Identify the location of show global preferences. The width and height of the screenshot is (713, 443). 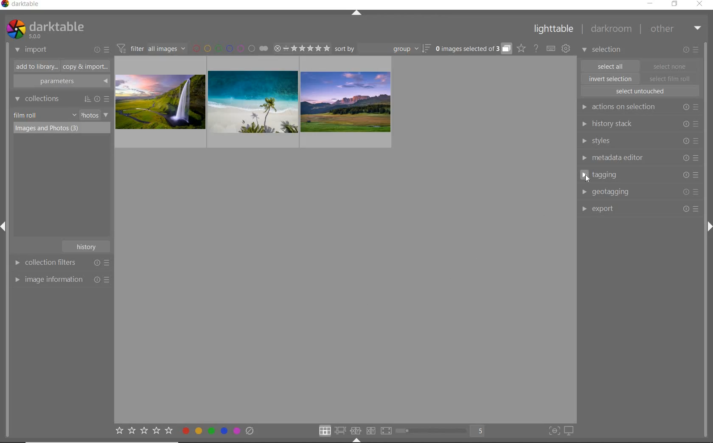
(566, 49).